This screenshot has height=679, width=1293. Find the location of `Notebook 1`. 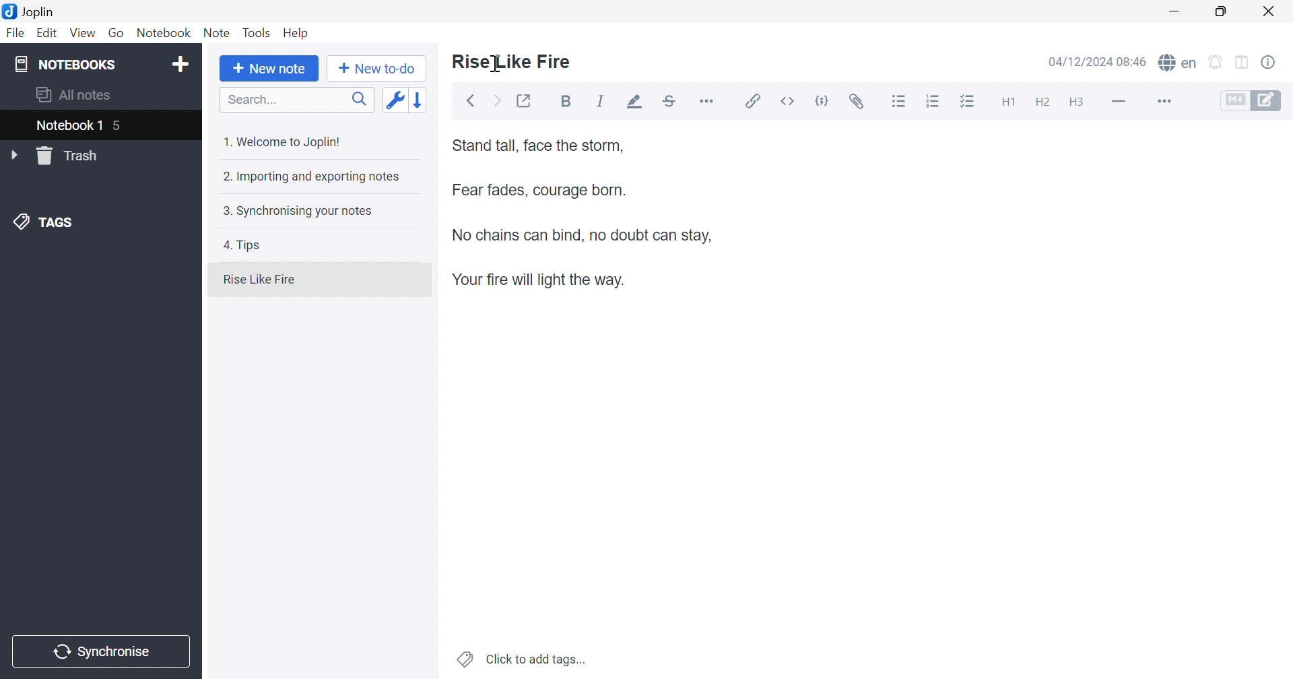

Notebook 1 is located at coordinates (67, 127).